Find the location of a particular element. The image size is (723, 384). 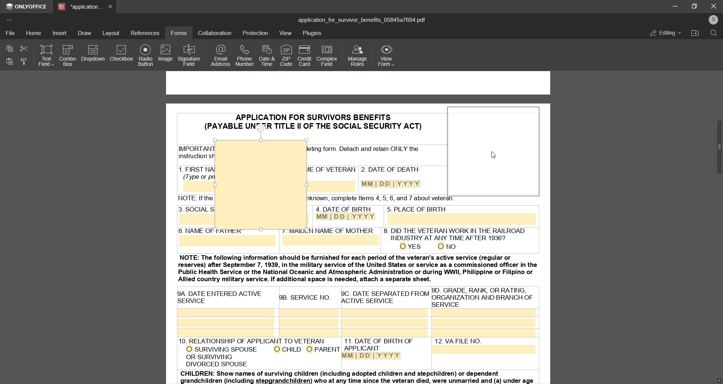

PDF of application for survivors benefits is located at coordinates (377, 156).